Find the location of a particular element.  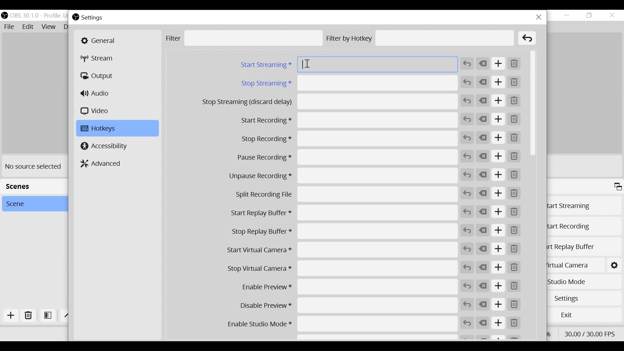

Enable Preview is located at coordinates (342, 287).